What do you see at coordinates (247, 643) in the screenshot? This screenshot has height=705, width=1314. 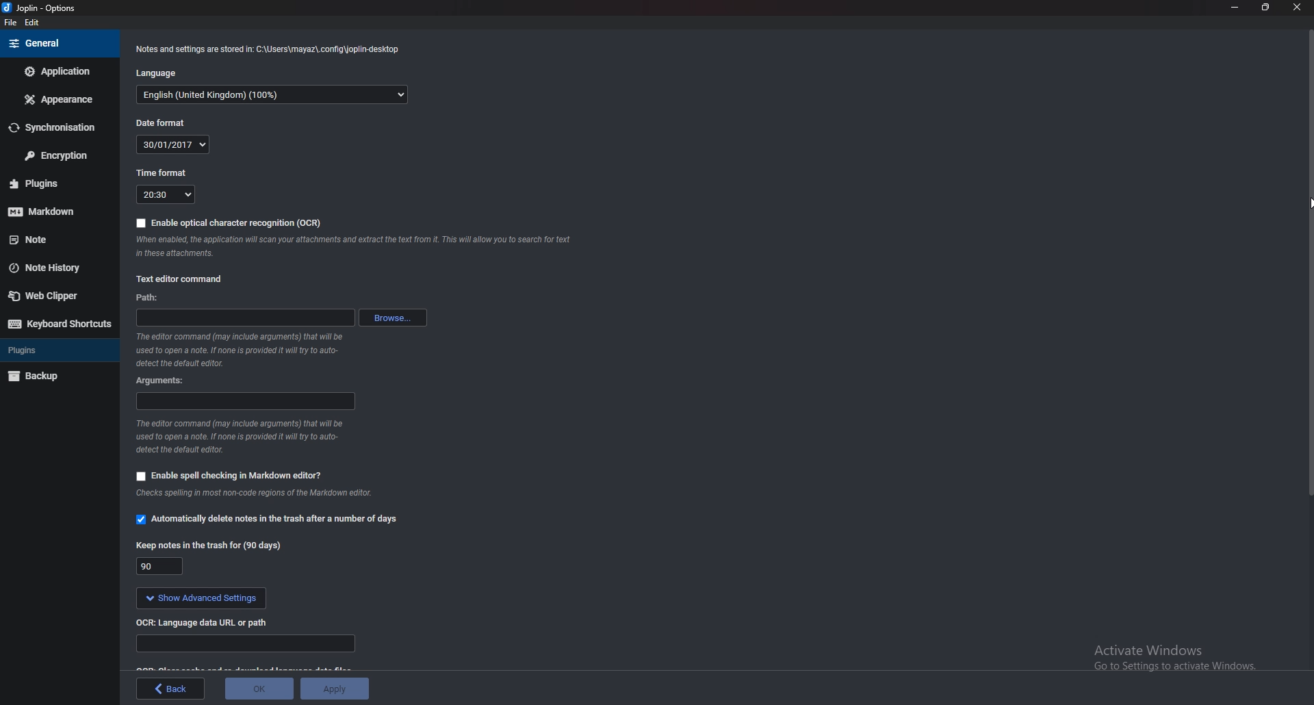 I see `Language data` at bounding box center [247, 643].